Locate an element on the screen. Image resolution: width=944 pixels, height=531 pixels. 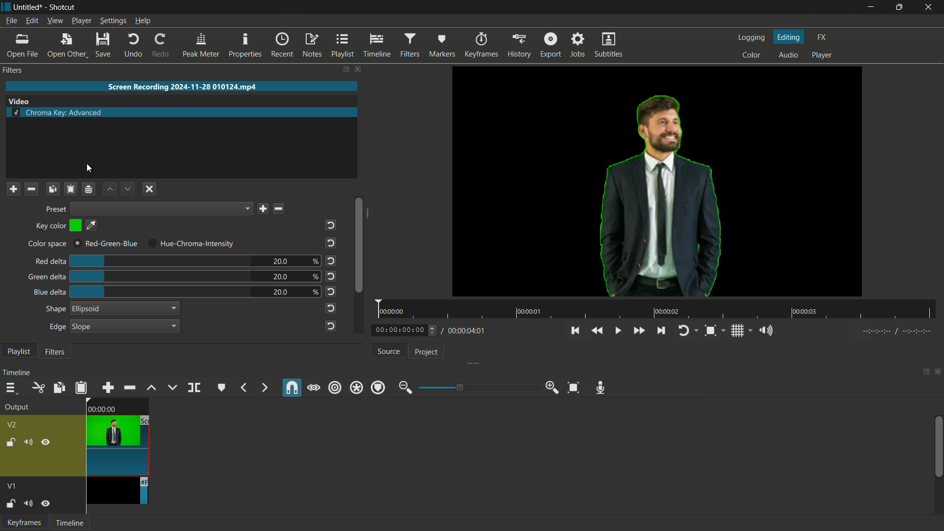
audio is located at coordinates (789, 56).